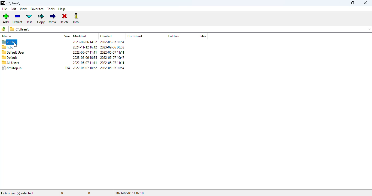 This screenshot has height=196, width=372. What do you see at coordinates (130, 193) in the screenshot?
I see `2023-02-06 14:02:18` at bounding box center [130, 193].